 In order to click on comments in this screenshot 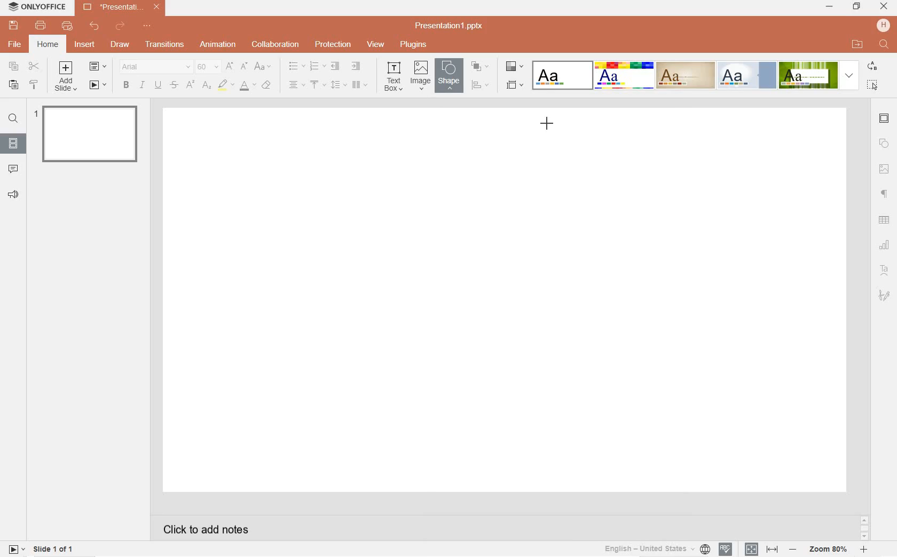, I will do `click(14, 168)`.